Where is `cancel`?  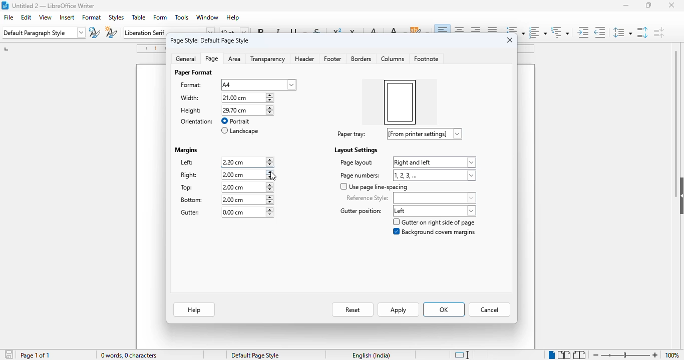 cancel is located at coordinates (489, 310).